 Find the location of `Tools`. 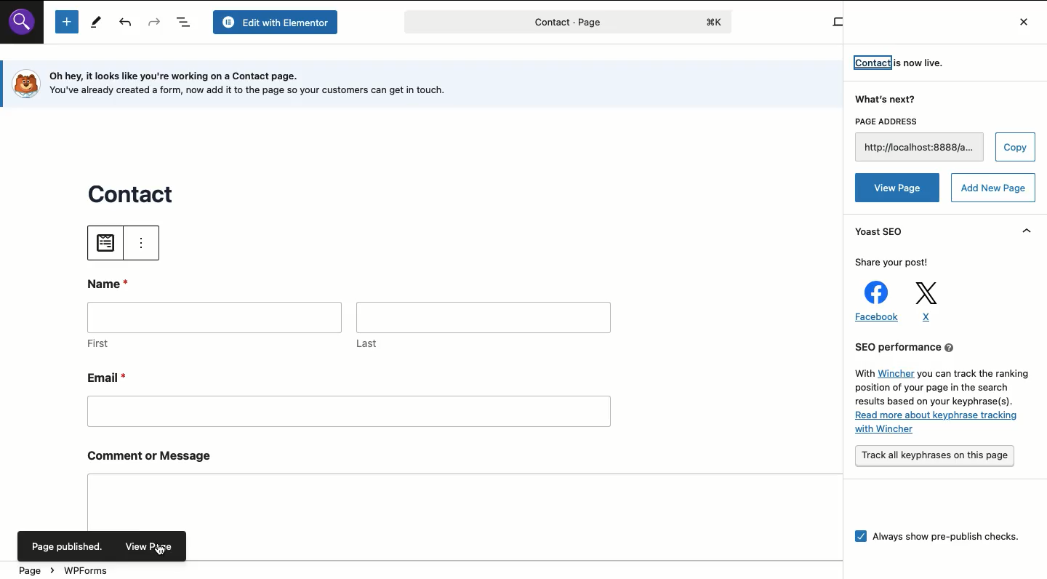

Tools is located at coordinates (95, 22).